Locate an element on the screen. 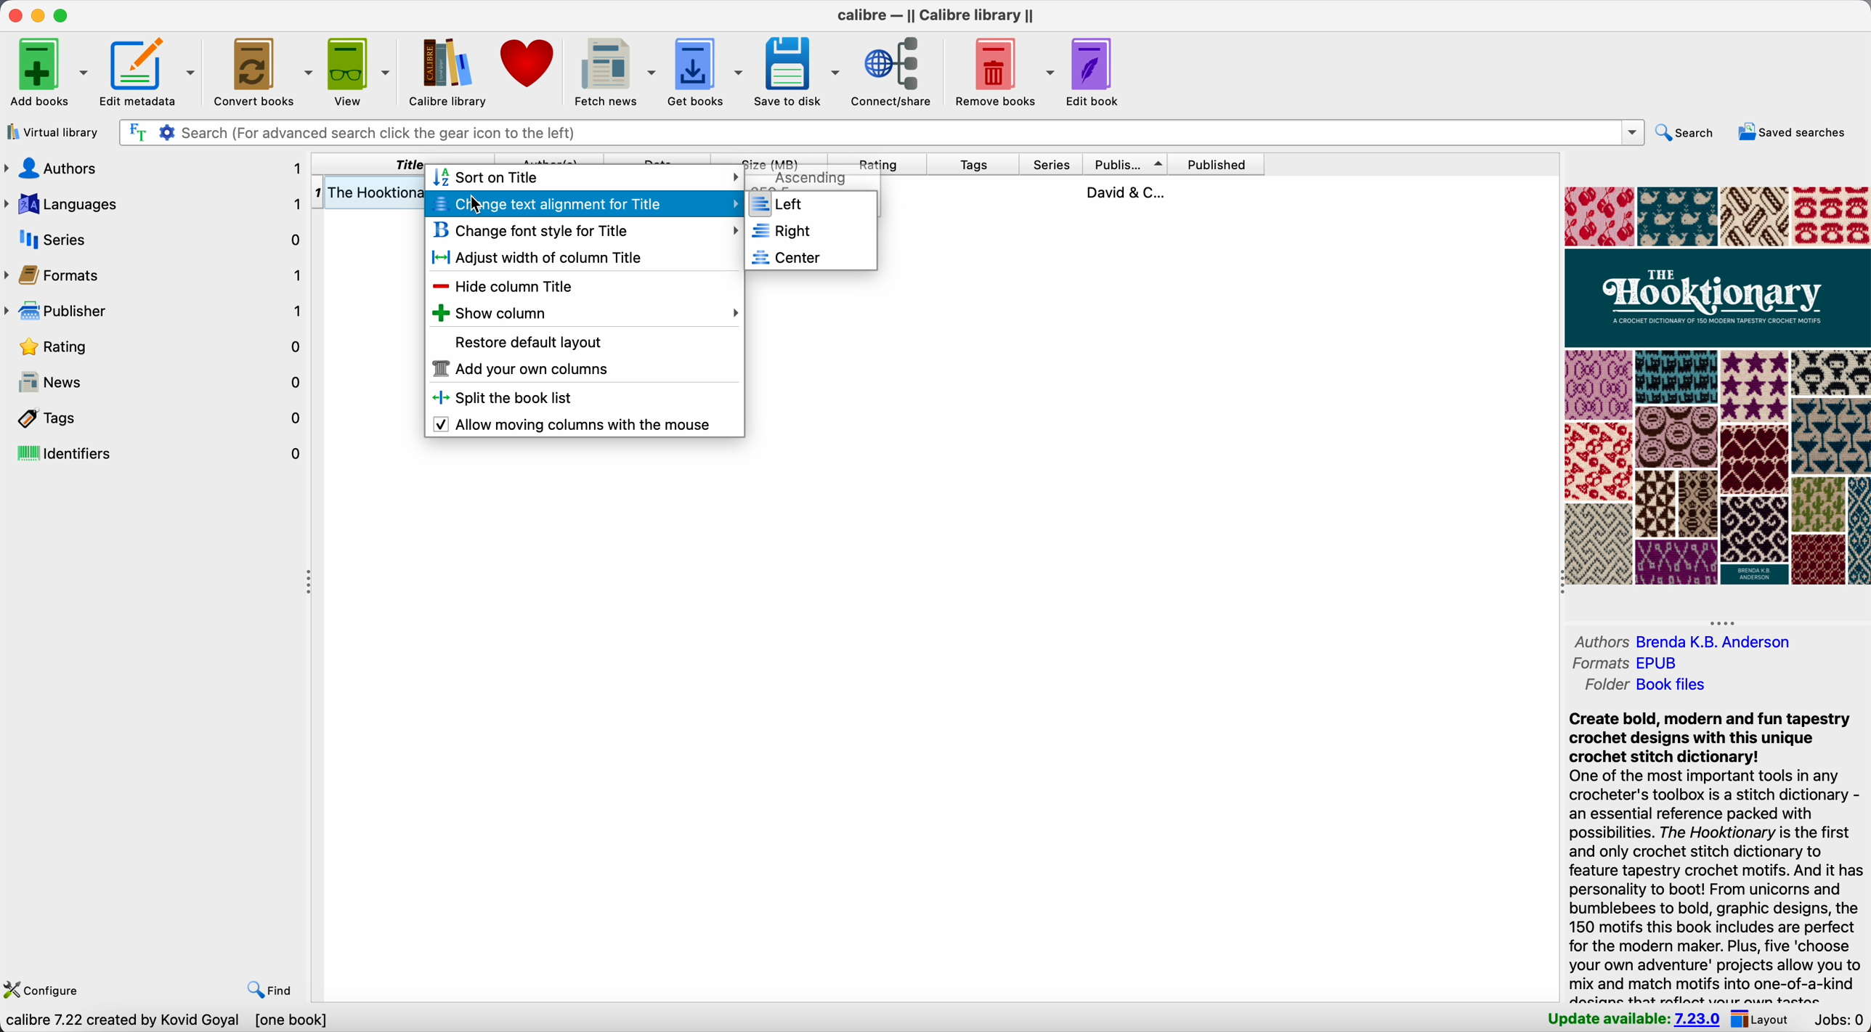 The width and height of the screenshot is (1871, 1032). update available is located at coordinates (1636, 1017).